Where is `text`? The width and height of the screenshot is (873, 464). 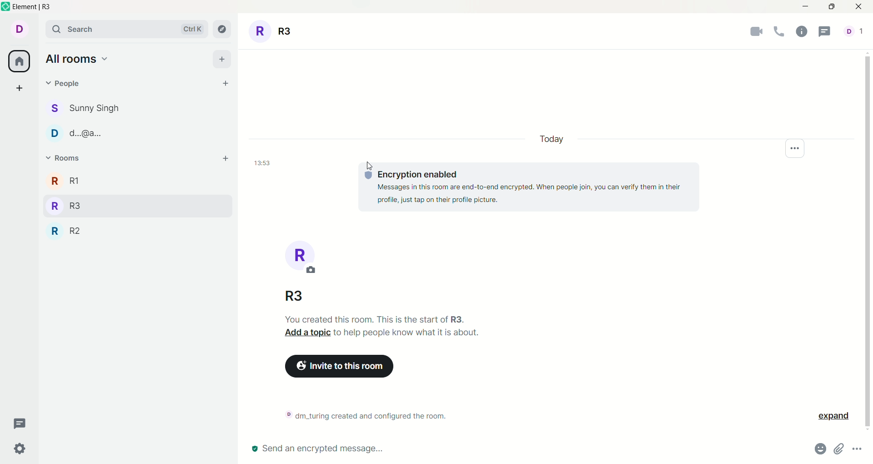
text is located at coordinates (369, 414).